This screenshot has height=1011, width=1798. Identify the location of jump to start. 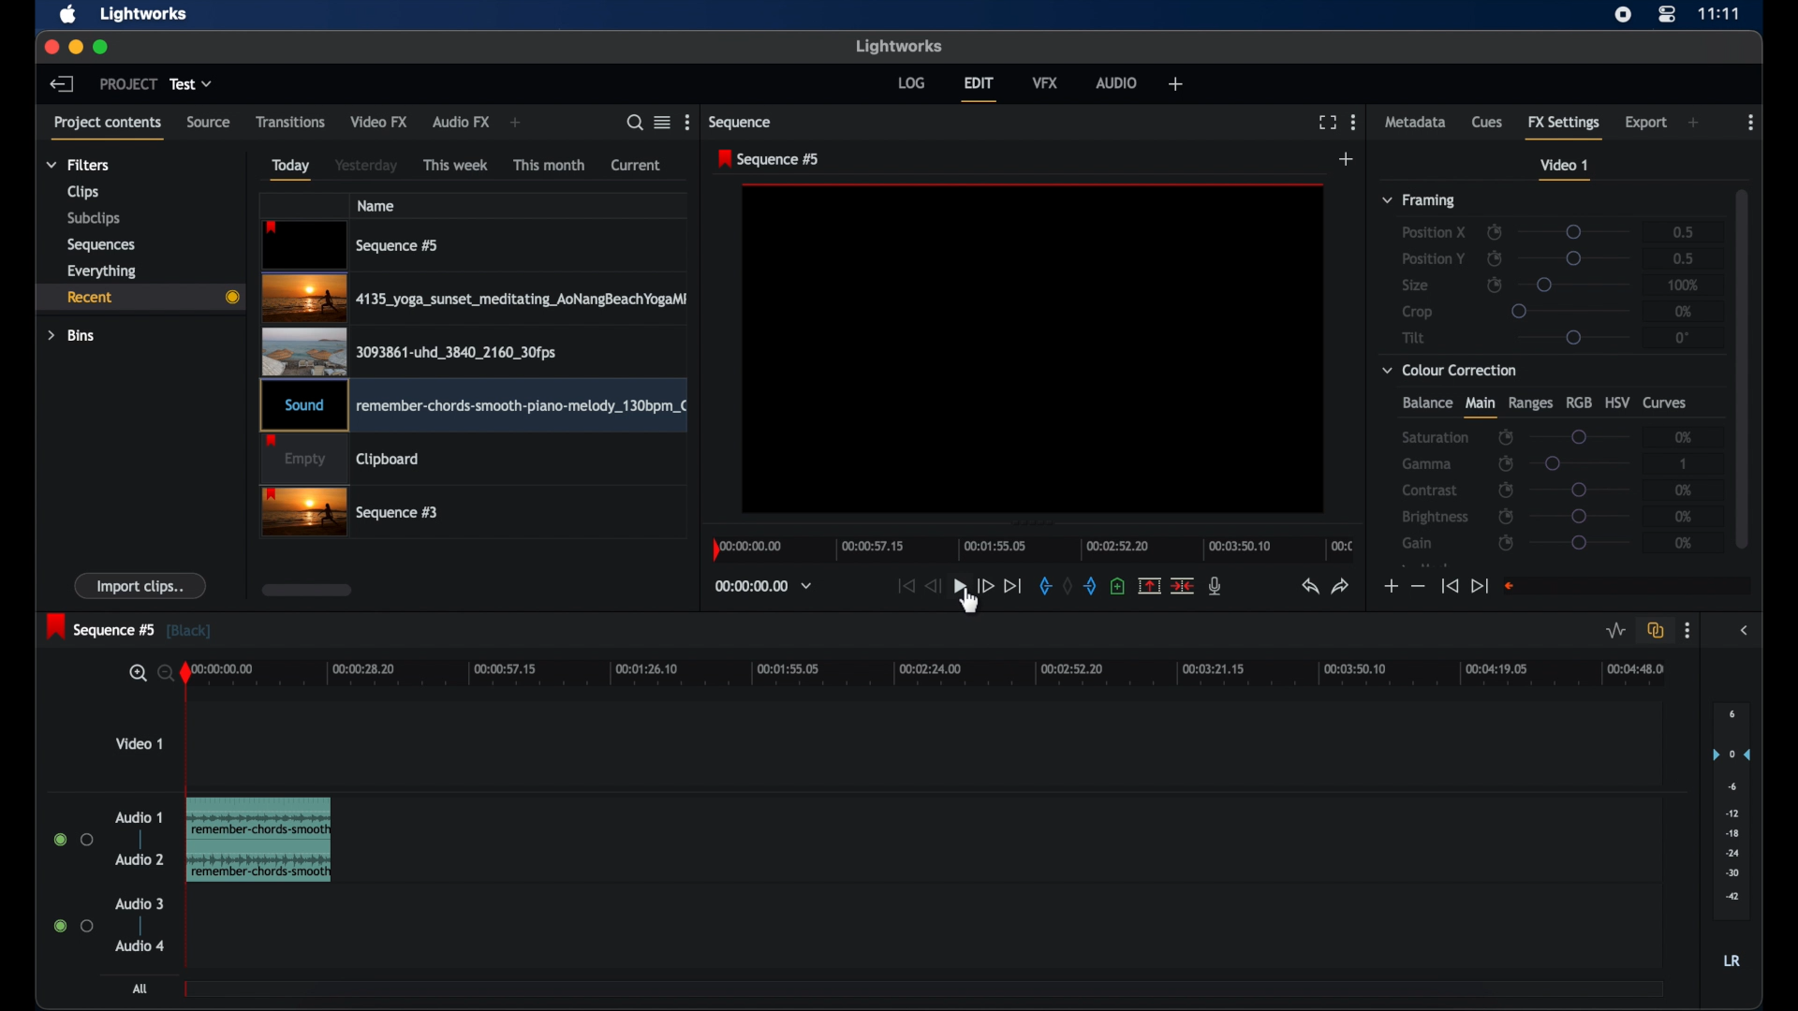
(905, 586).